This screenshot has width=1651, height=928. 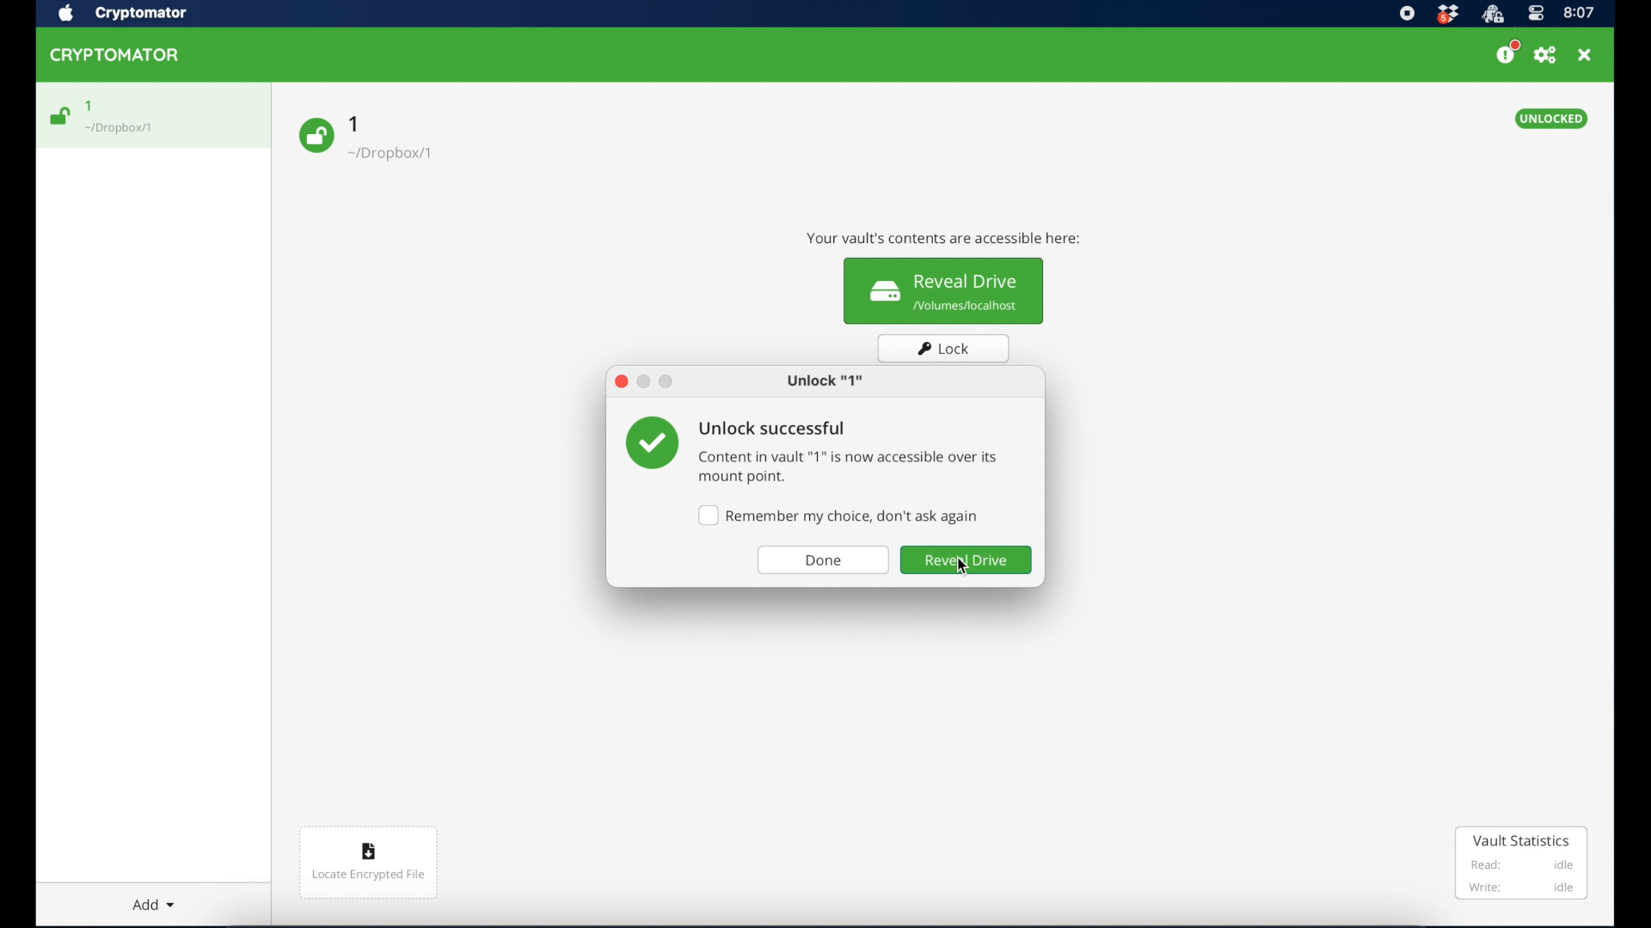 What do you see at coordinates (1585, 55) in the screenshot?
I see `close` at bounding box center [1585, 55].